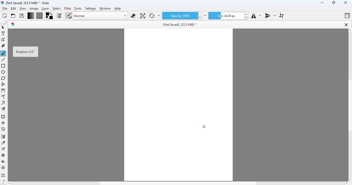 Image resolution: width=352 pixels, height=185 pixels. I want to click on [Not Saved] (33.5 MiB) *, so click(180, 24).